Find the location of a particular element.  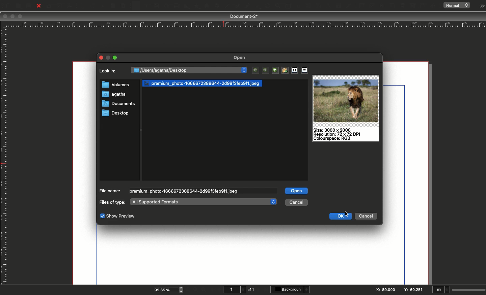

Zoom in or out is located at coordinates (268, 7).